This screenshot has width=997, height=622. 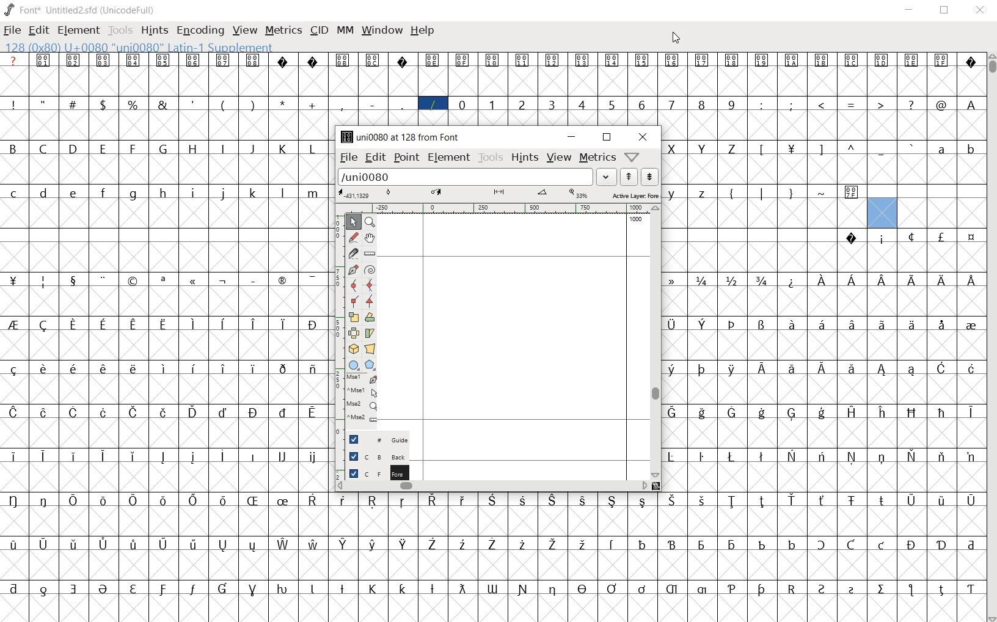 I want to click on glyph, so click(x=163, y=544).